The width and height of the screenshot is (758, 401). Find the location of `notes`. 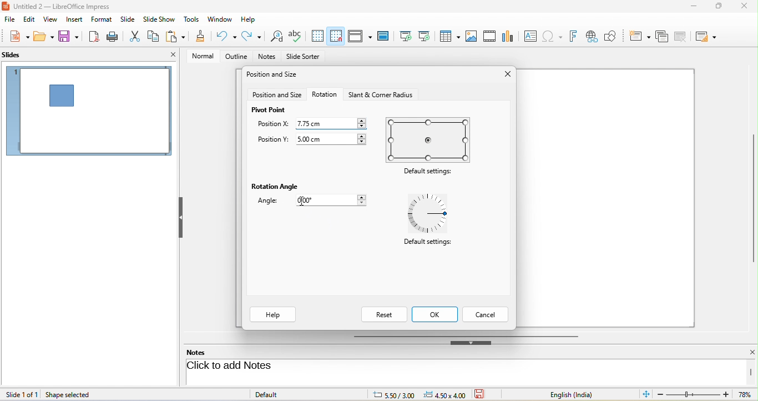

notes is located at coordinates (268, 57).